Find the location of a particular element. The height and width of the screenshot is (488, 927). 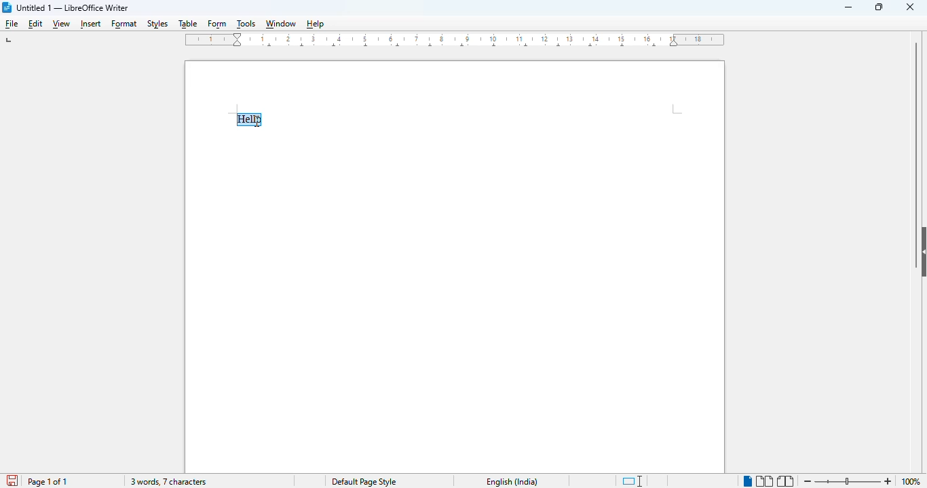

zoom in is located at coordinates (888, 482).